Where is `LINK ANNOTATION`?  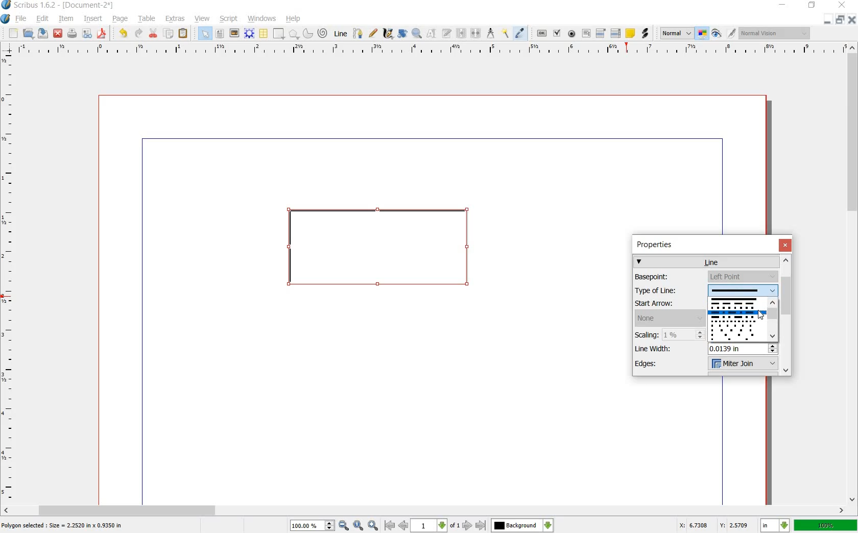 LINK ANNOTATION is located at coordinates (646, 34).